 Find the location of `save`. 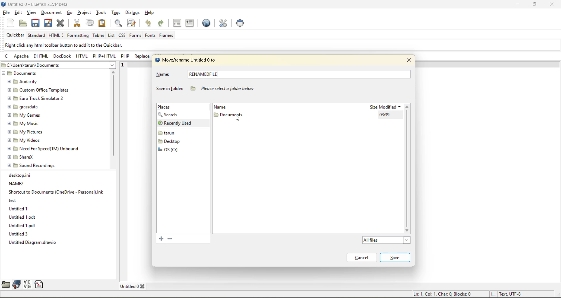

save is located at coordinates (396, 257).